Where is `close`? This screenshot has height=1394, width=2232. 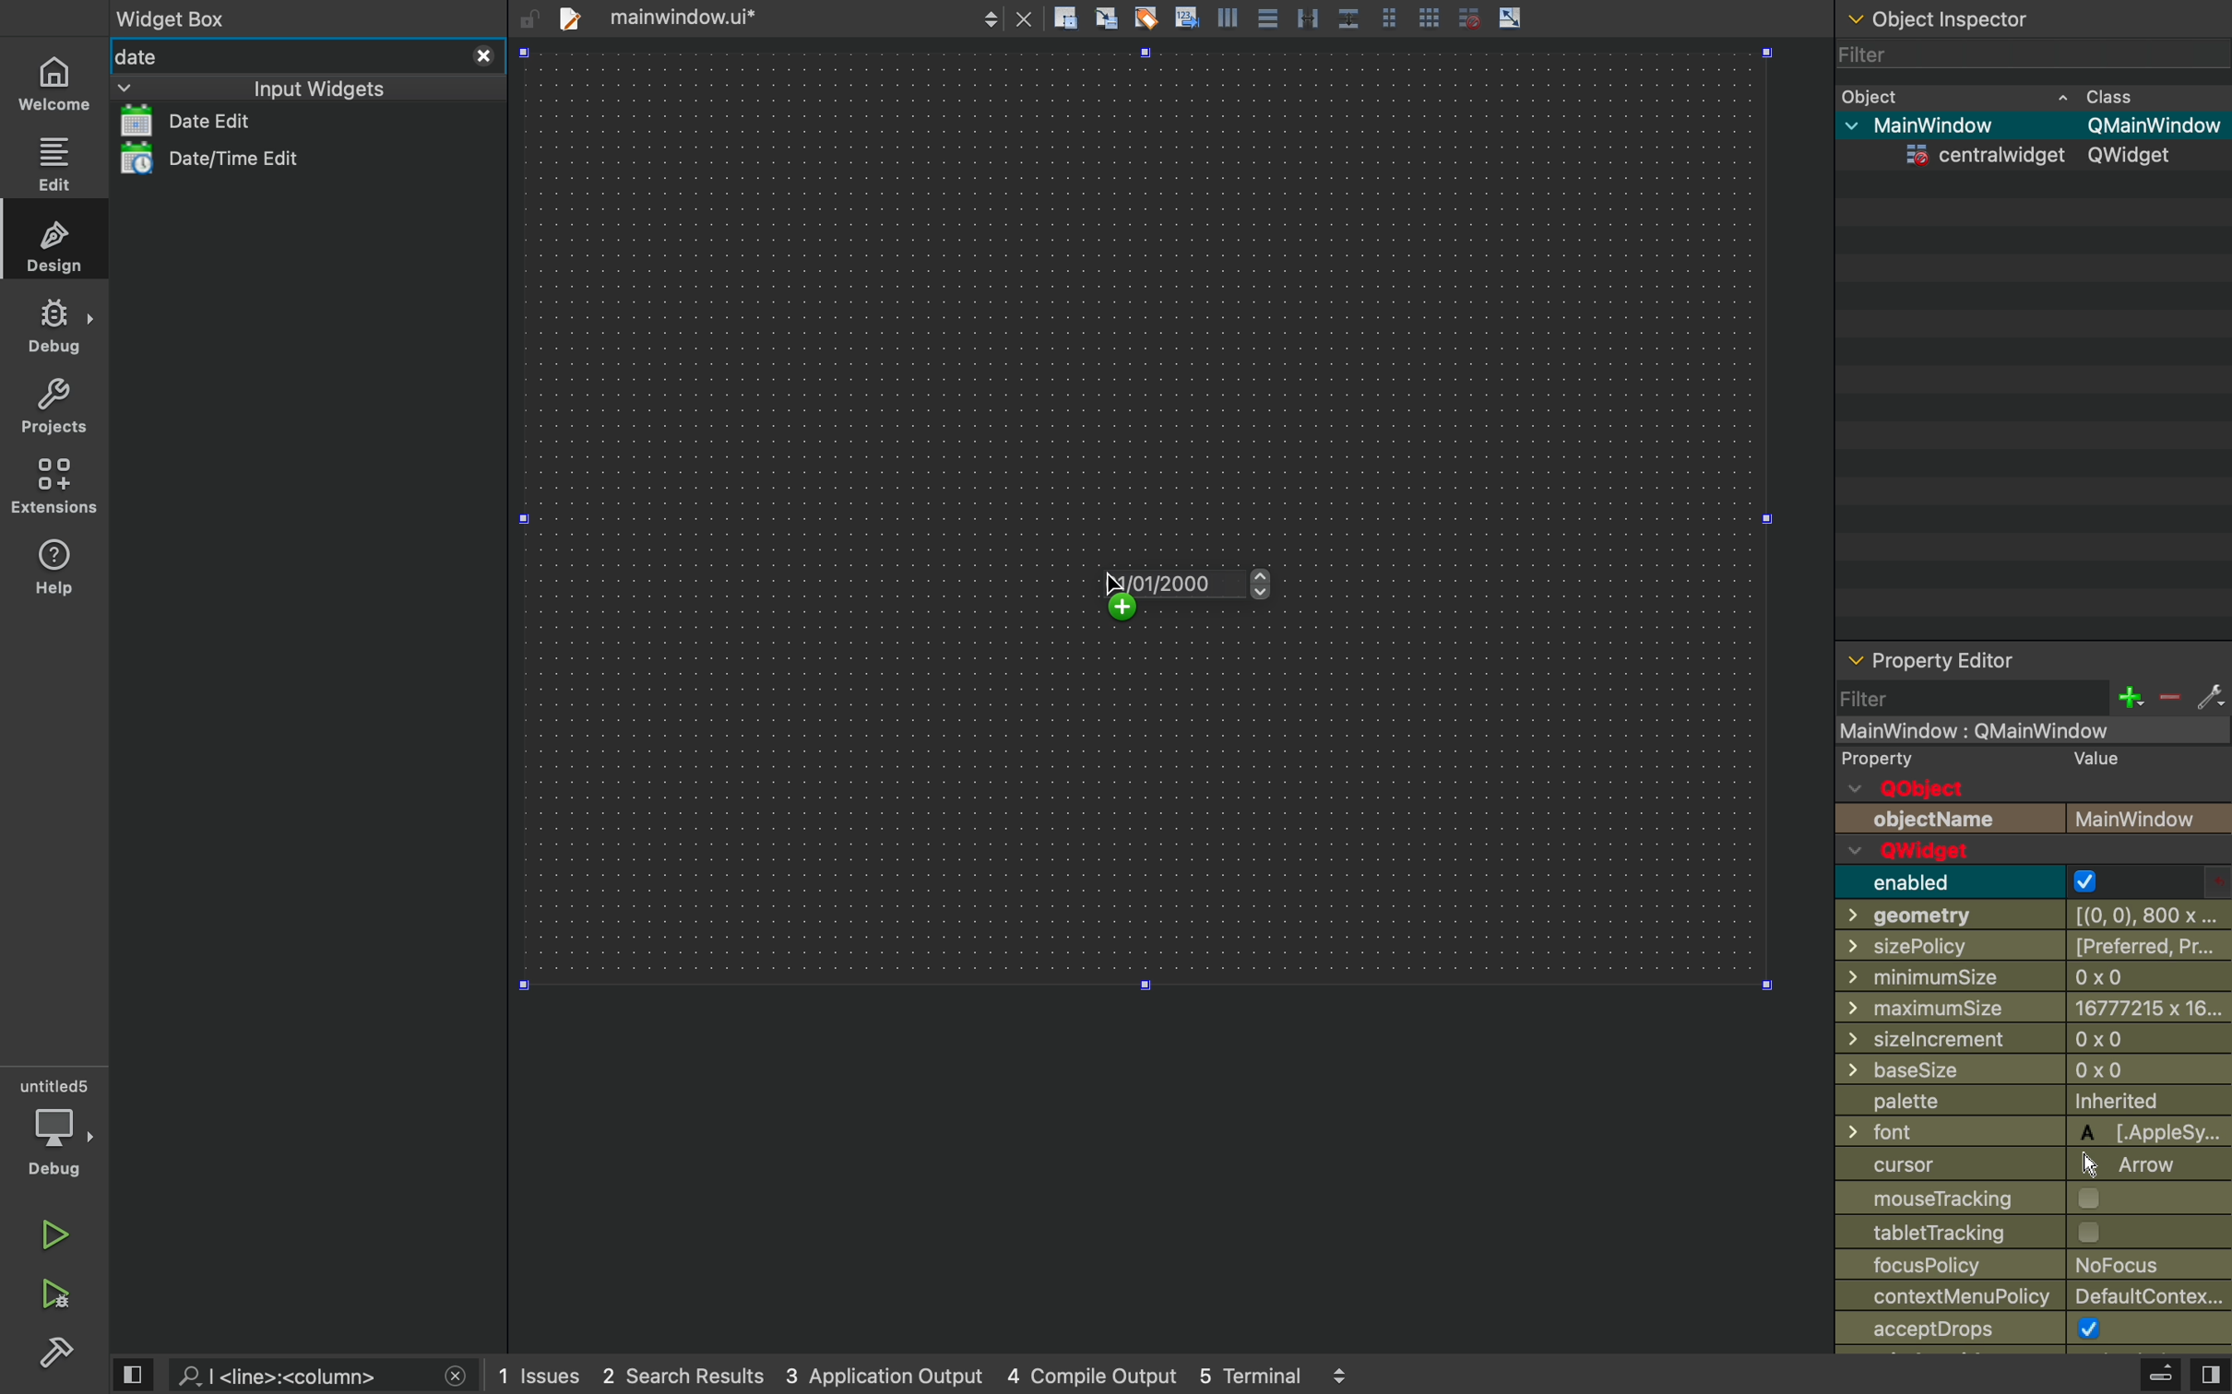 close is located at coordinates (1024, 16).